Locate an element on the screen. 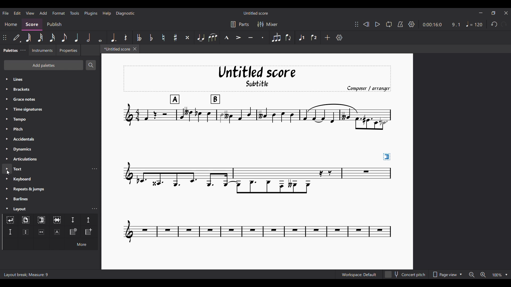  *Untitled score, current tab is located at coordinates (116, 49).